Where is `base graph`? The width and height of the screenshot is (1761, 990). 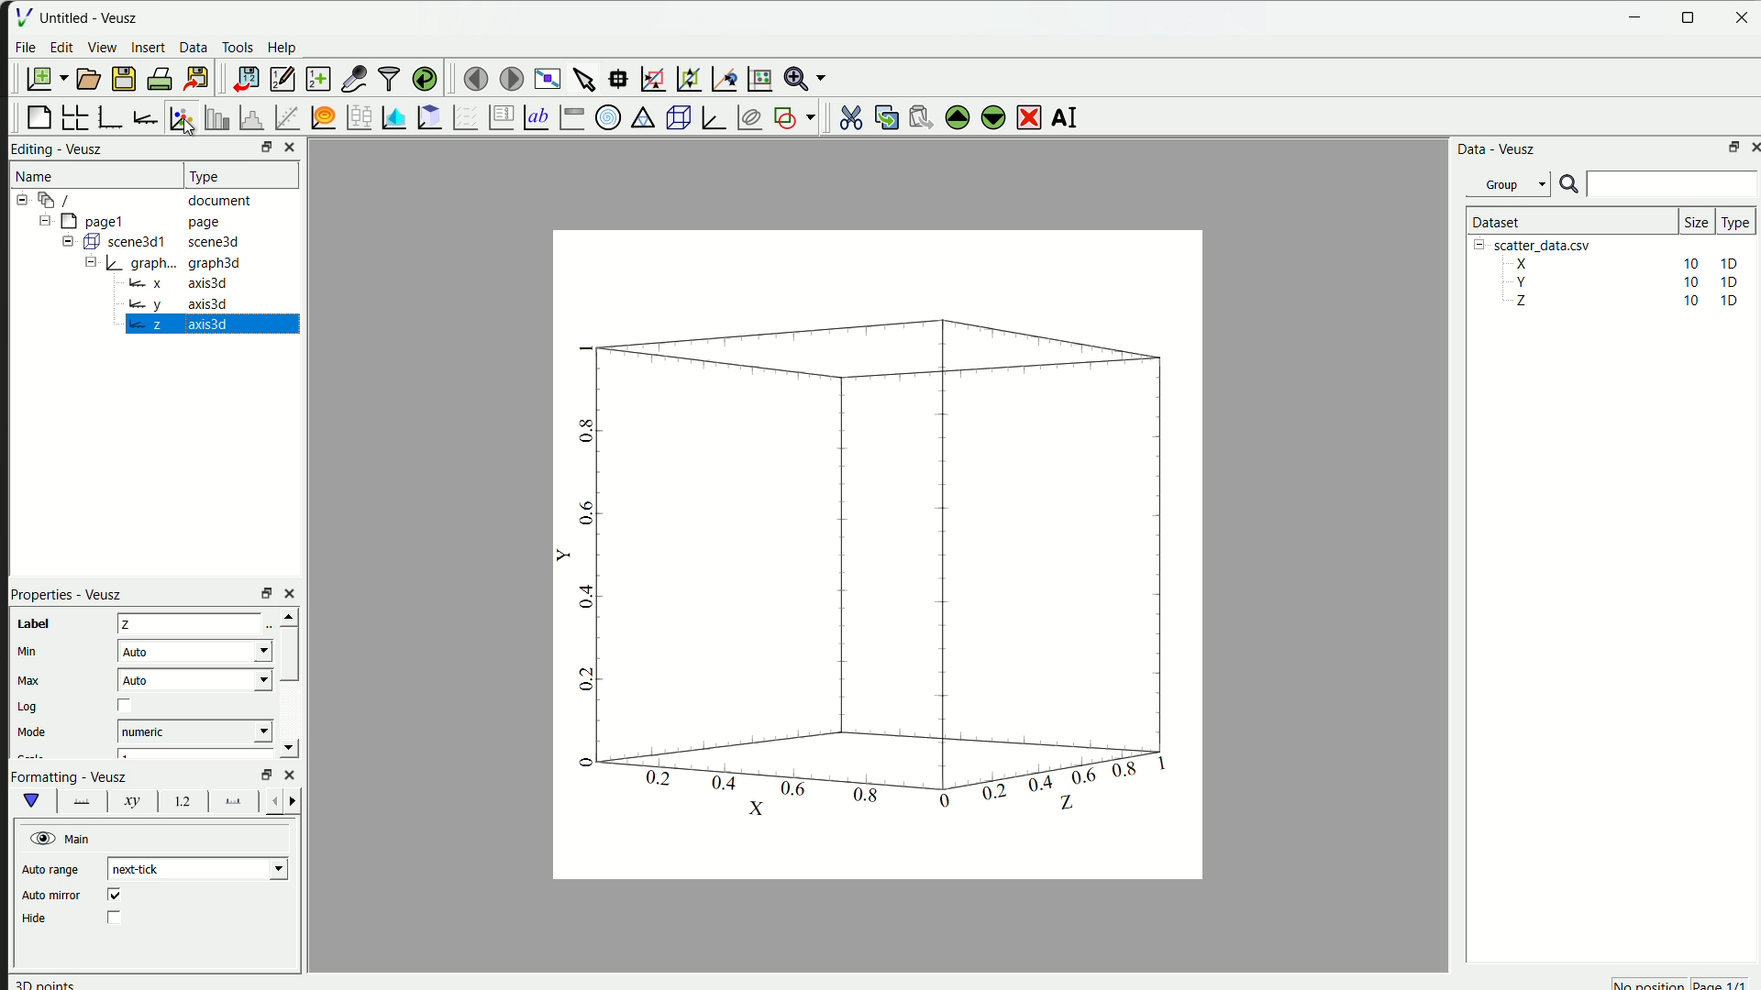
base graph is located at coordinates (110, 115).